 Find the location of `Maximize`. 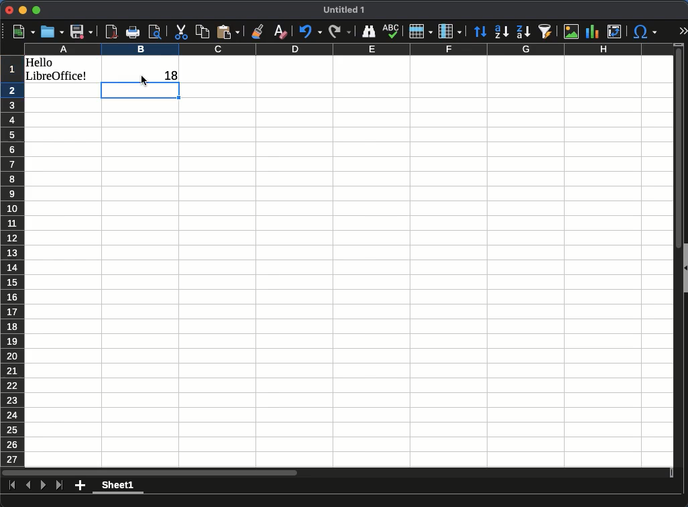

Maximize is located at coordinates (36, 11).